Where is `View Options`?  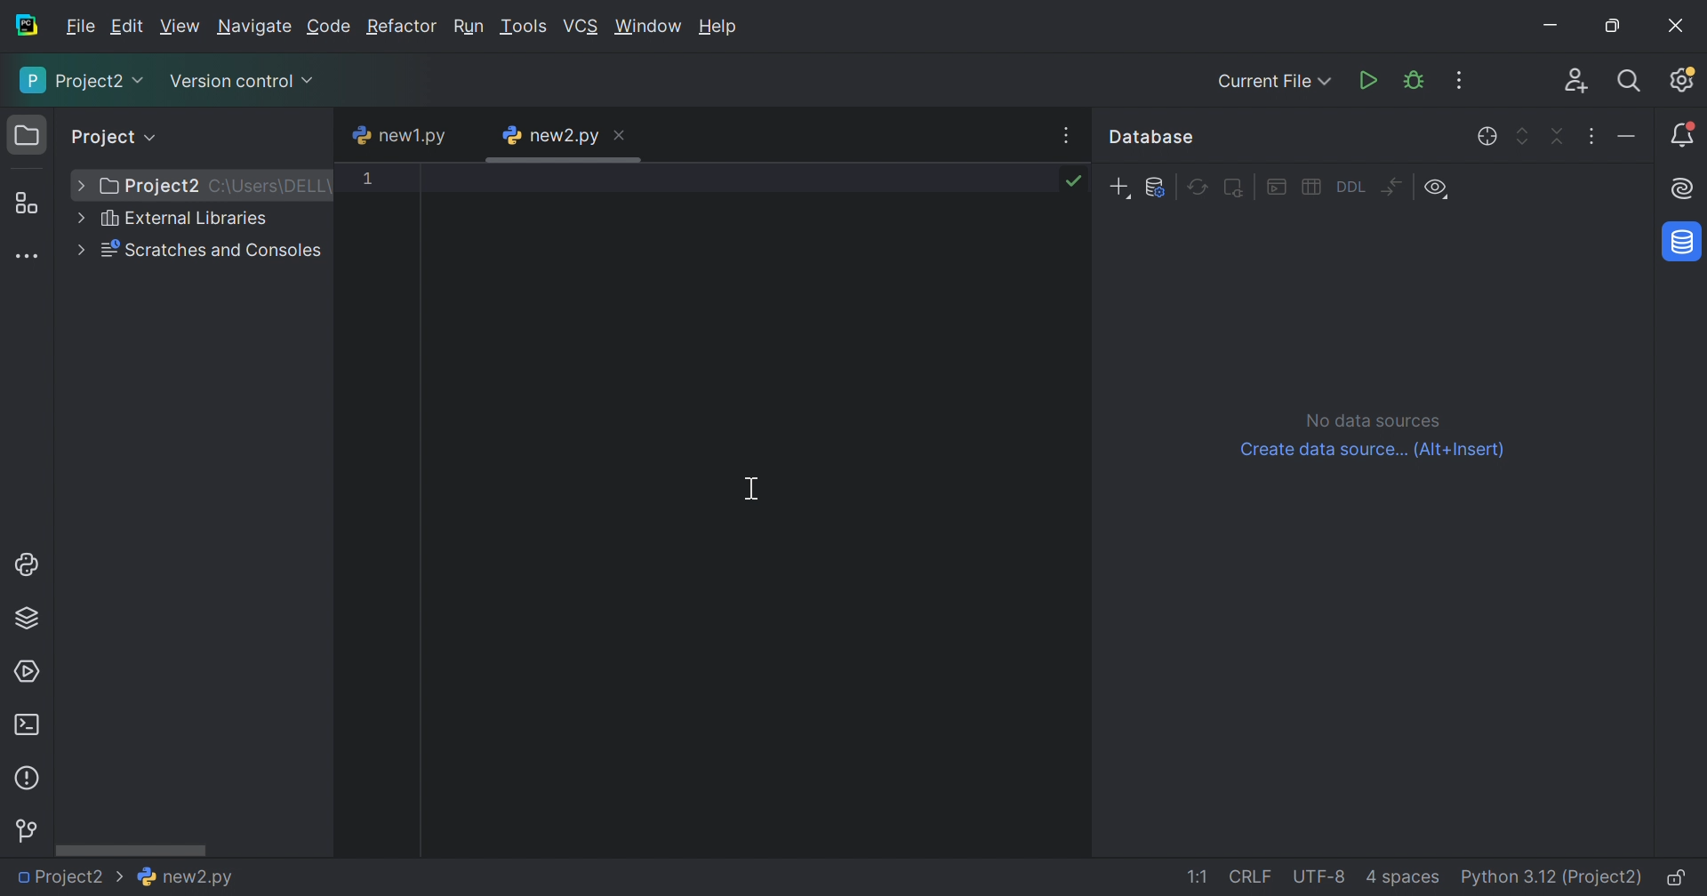 View Options is located at coordinates (1438, 190).